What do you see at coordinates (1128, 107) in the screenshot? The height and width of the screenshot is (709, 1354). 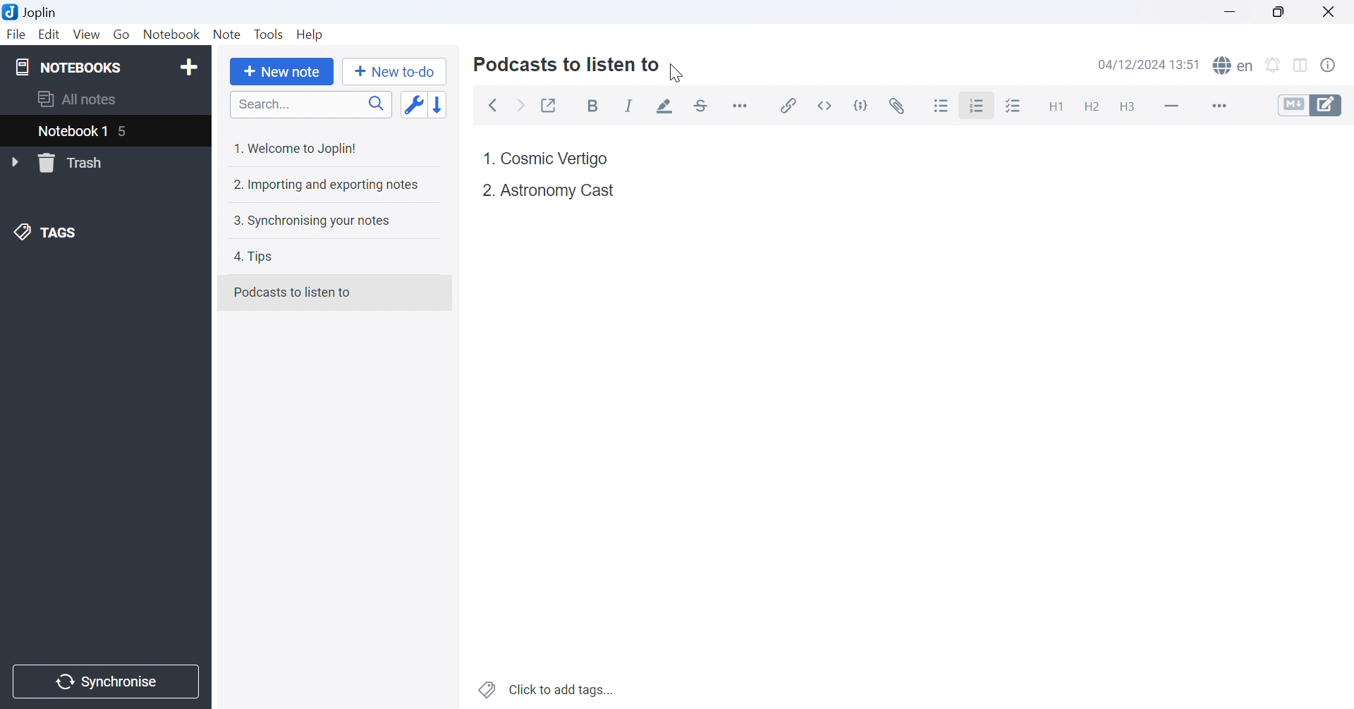 I see `Heading 3` at bounding box center [1128, 107].